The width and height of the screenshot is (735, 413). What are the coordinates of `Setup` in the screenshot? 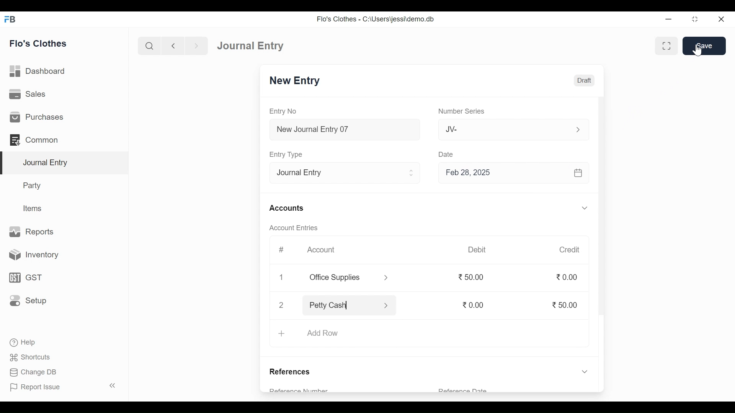 It's located at (28, 300).